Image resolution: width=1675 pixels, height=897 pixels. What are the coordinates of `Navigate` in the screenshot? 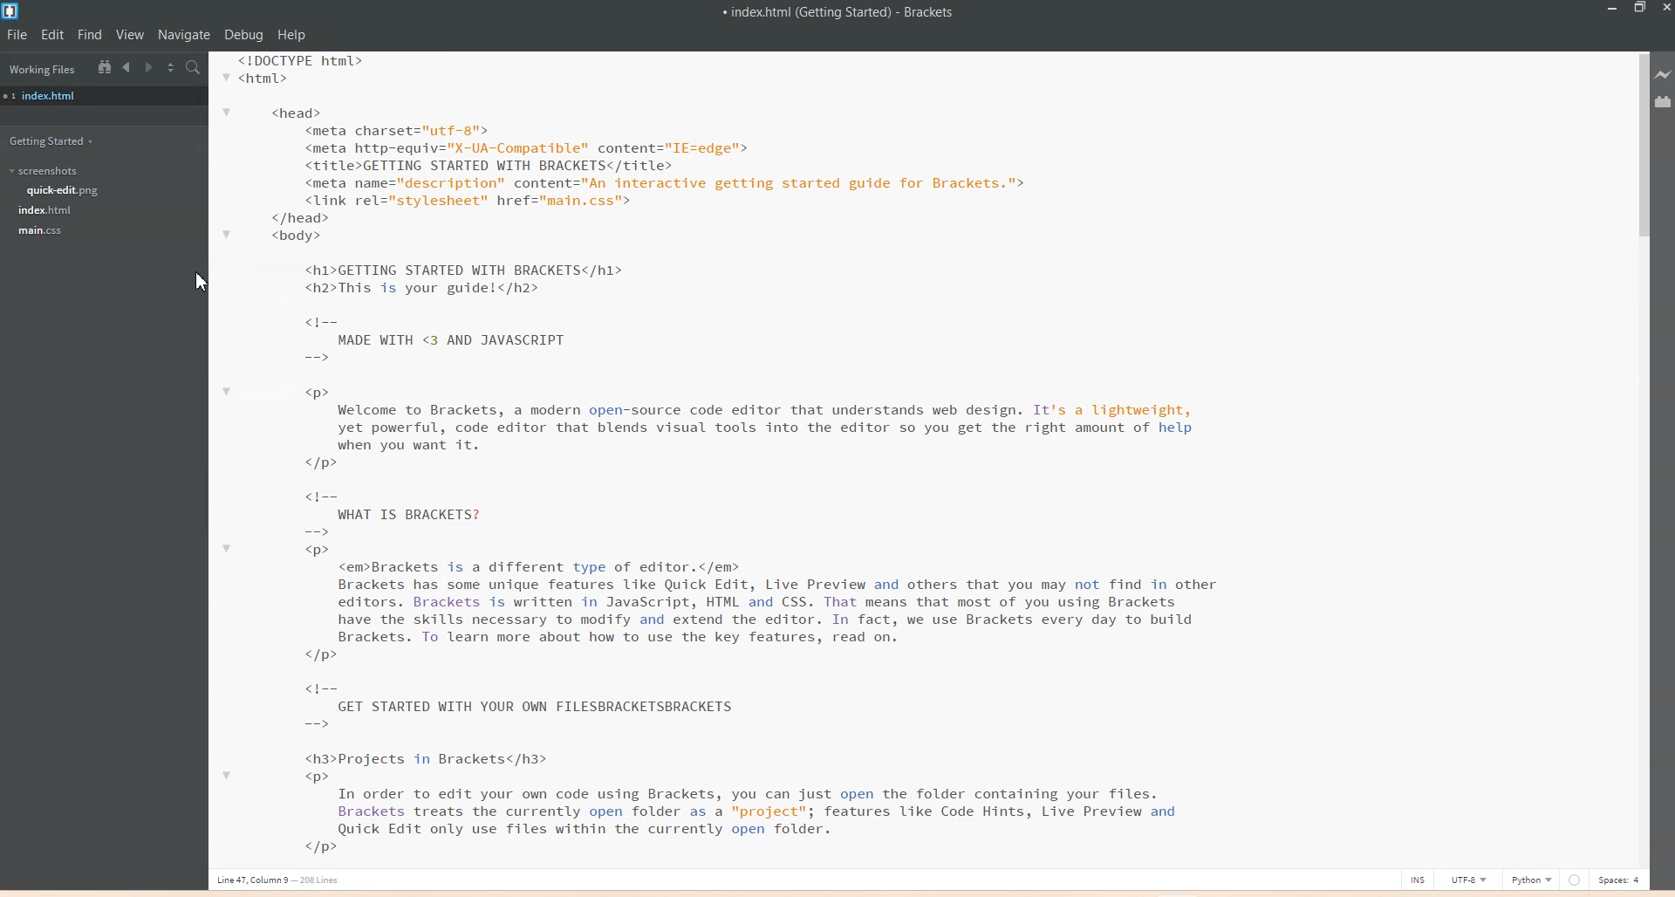 It's located at (186, 36).